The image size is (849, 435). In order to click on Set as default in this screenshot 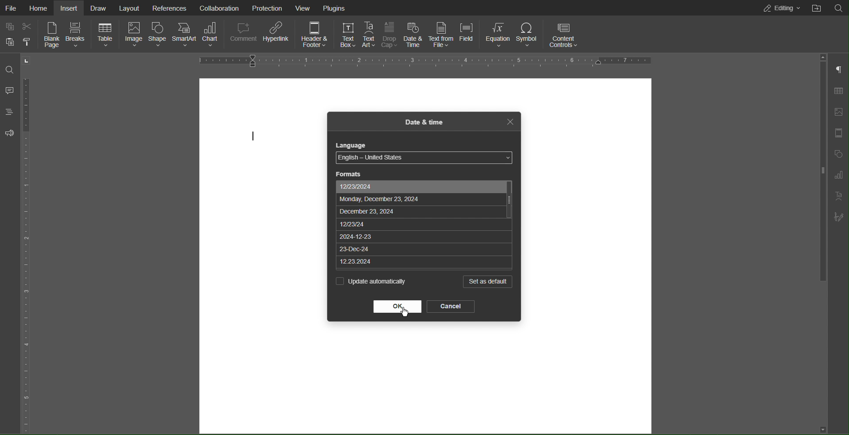, I will do `click(487, 283)`.